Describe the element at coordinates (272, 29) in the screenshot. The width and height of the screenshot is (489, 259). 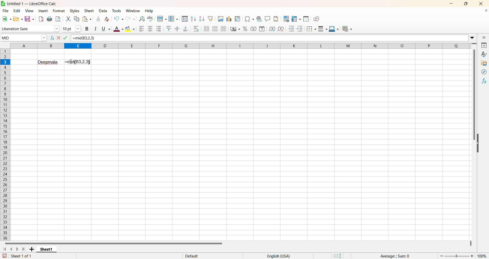
I see `Add decimal place` at that location.